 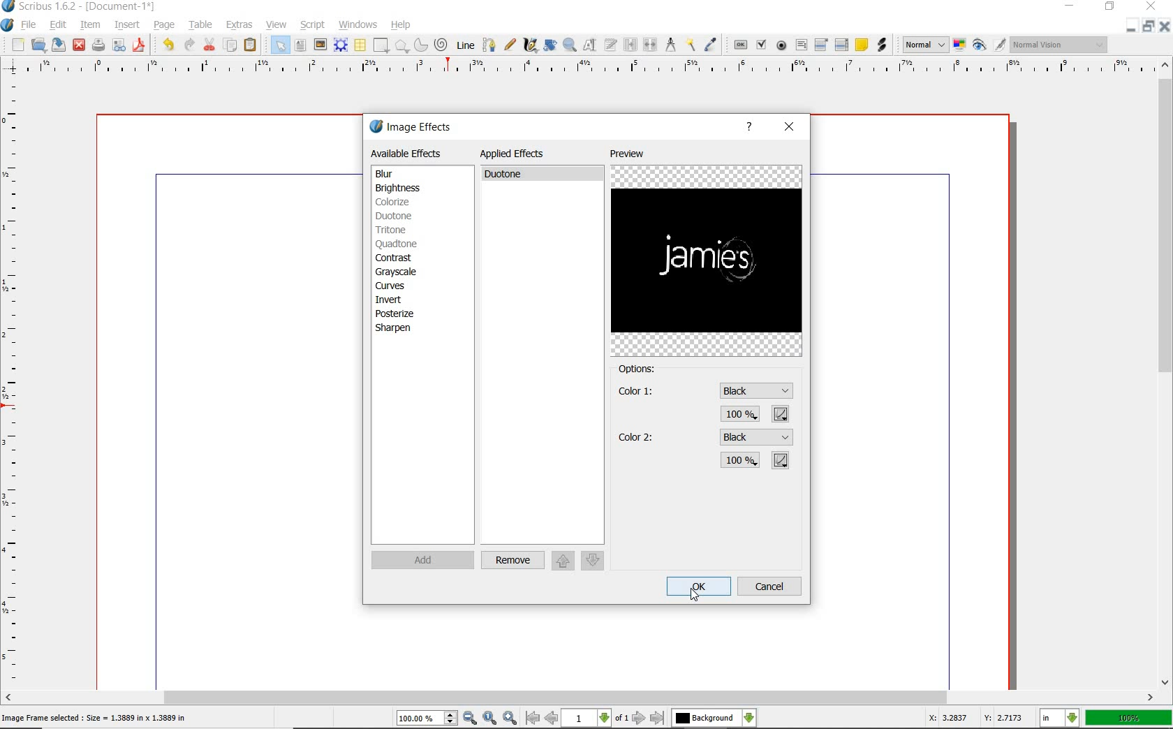 What do you see at coordinates (595, 719) in the screenshot?
I see `move to next or previous page` at bounding box center [595, 719].